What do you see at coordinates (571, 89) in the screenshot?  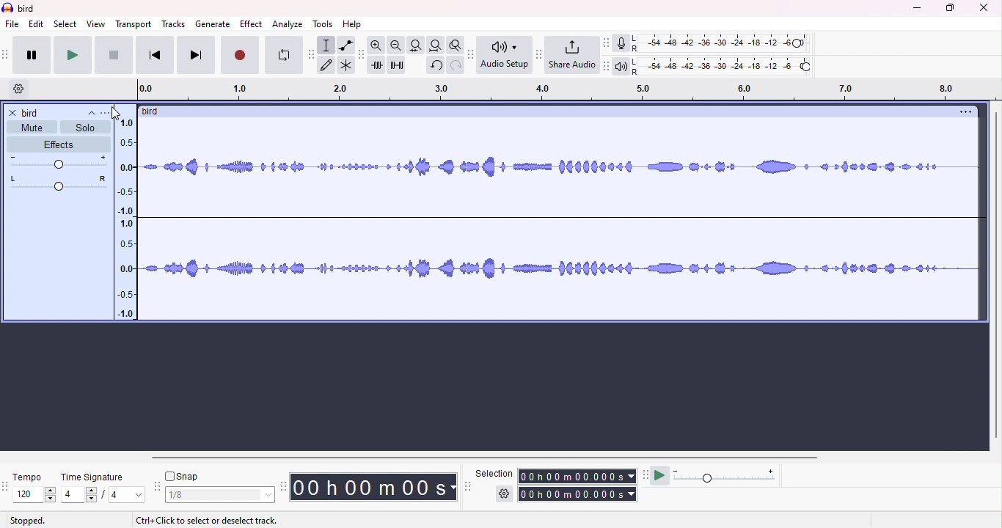 I see `timelin` at bounding box center [571, 89].